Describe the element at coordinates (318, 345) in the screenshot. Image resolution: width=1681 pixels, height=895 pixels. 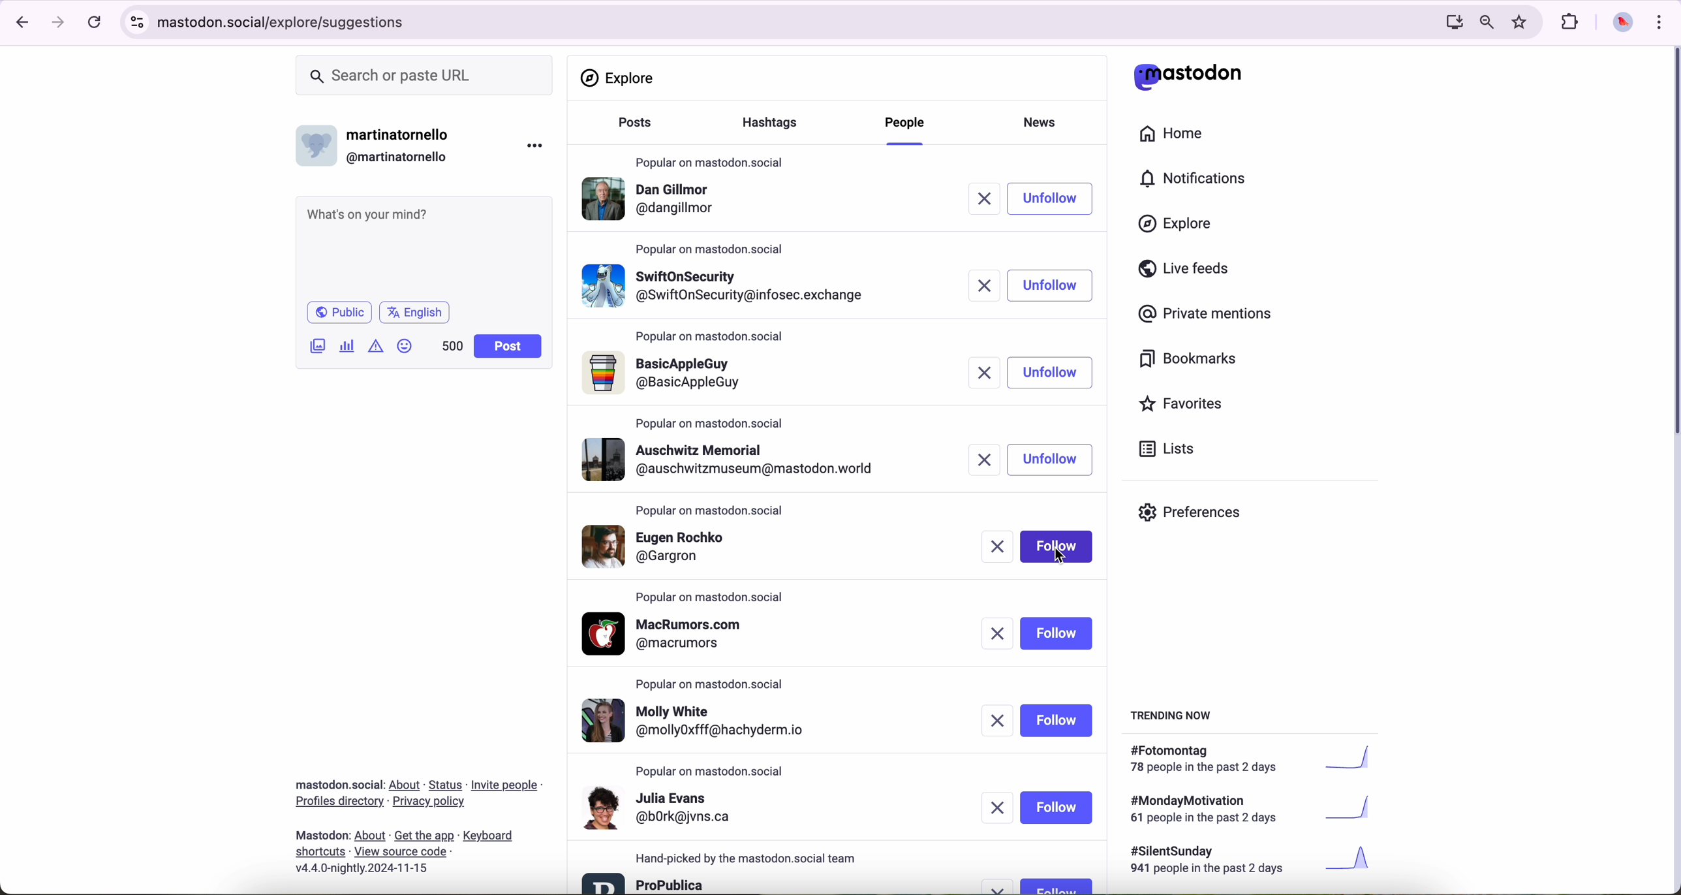
I see `attach image` at that location.